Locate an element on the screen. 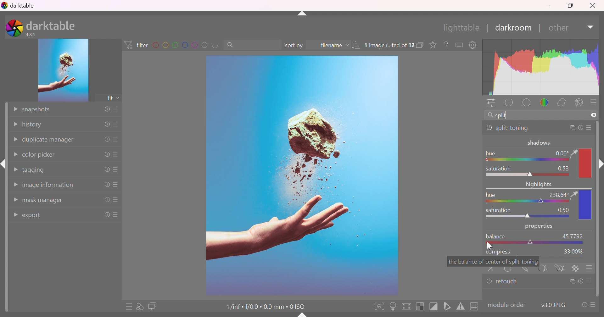 The width and height of the screenshot is (604, 317). 45.7792 is located at coordinates (574, 236).